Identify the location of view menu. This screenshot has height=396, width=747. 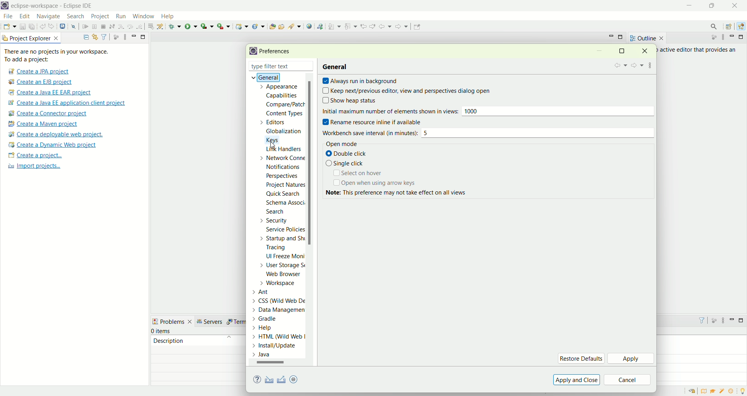
(651, 64).